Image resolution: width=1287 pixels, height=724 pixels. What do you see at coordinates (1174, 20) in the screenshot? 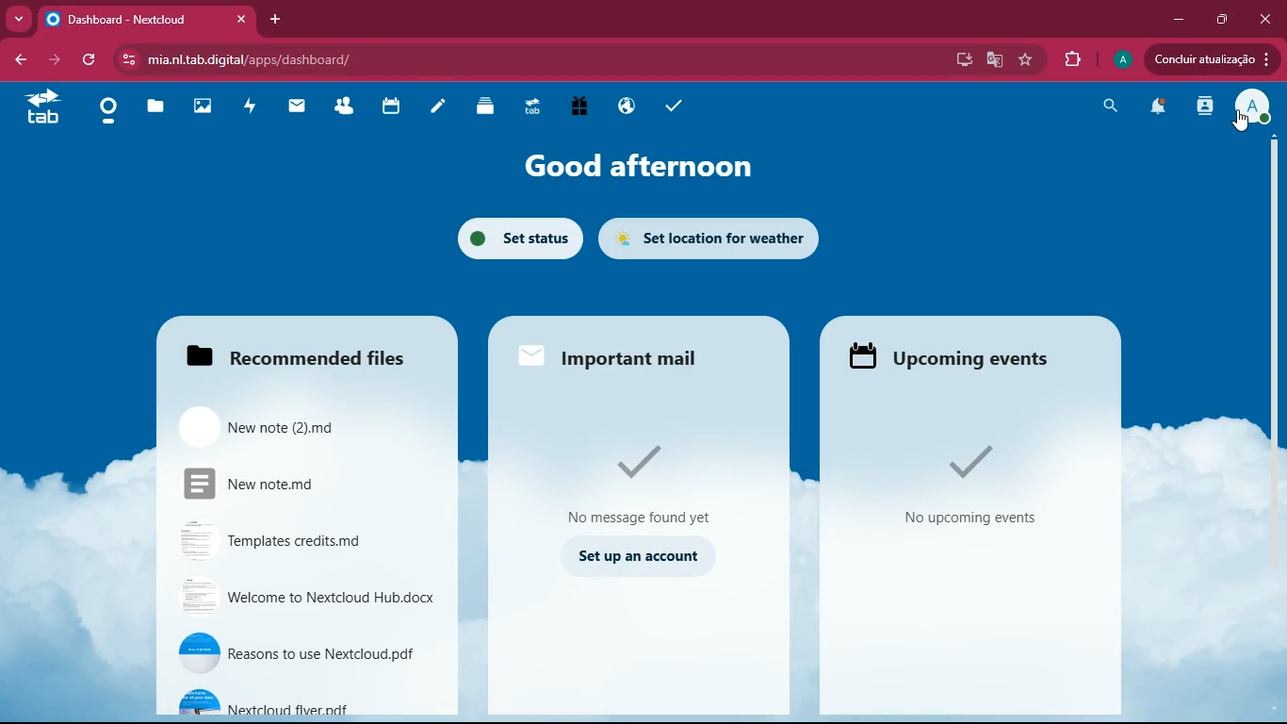
I see `minimize` at bounding box center [1174, 20].